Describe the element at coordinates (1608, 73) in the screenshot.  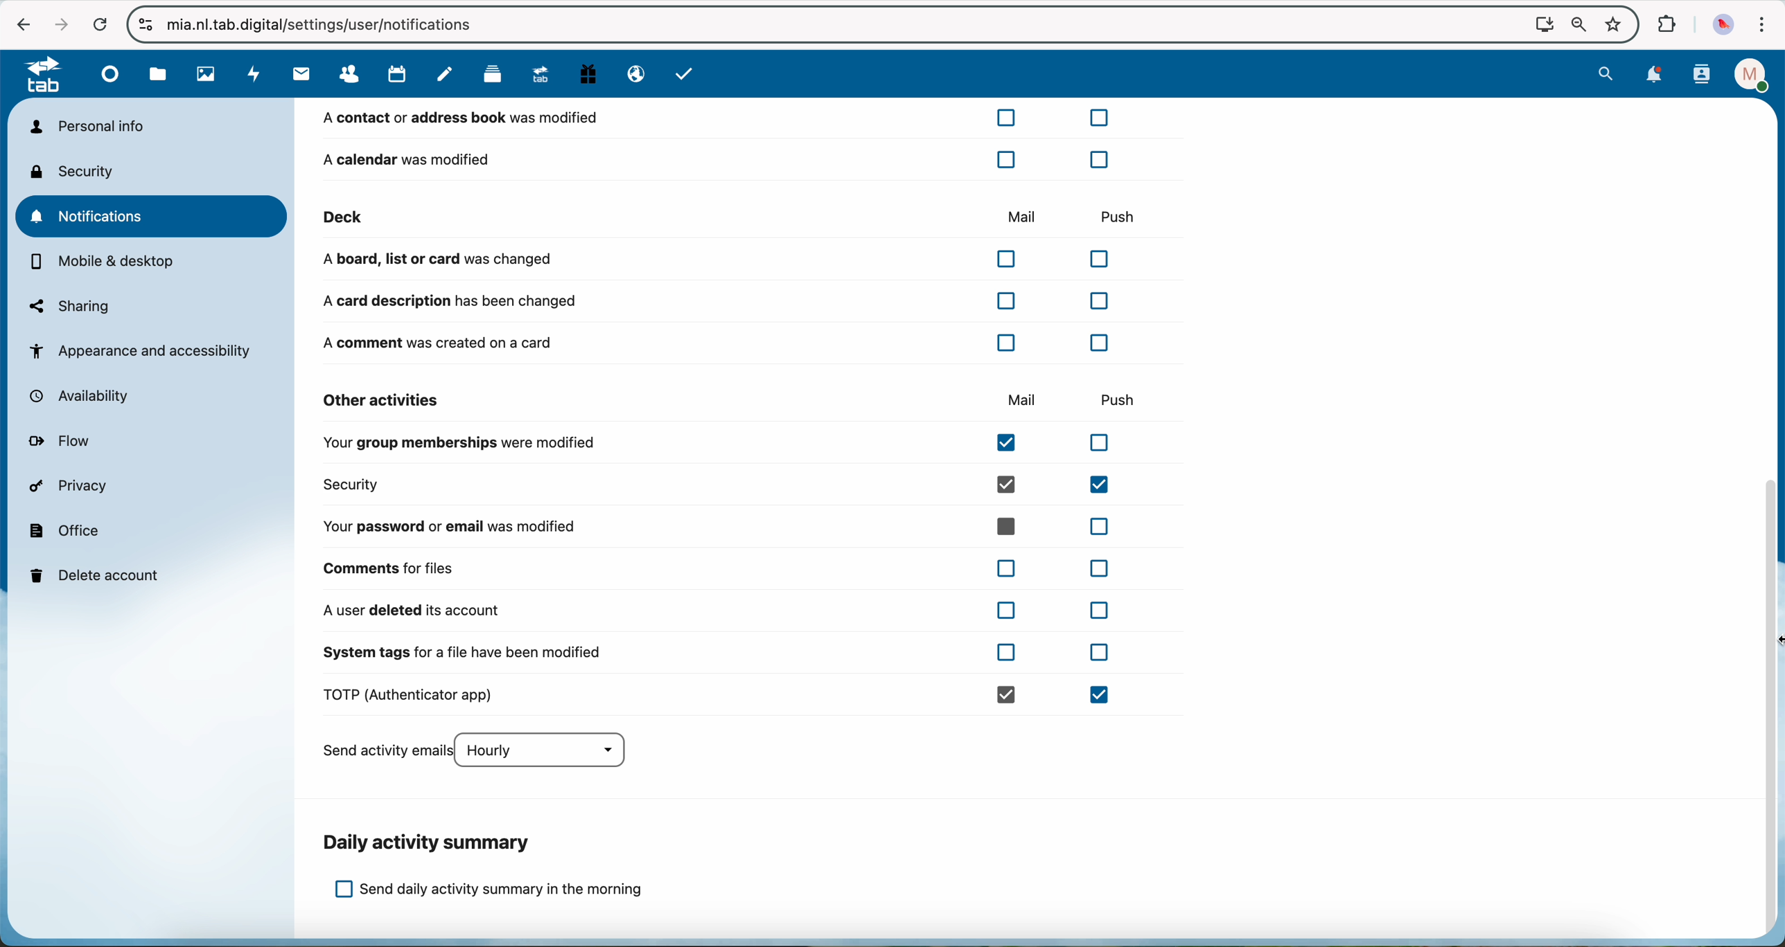
I see `search` at that location.